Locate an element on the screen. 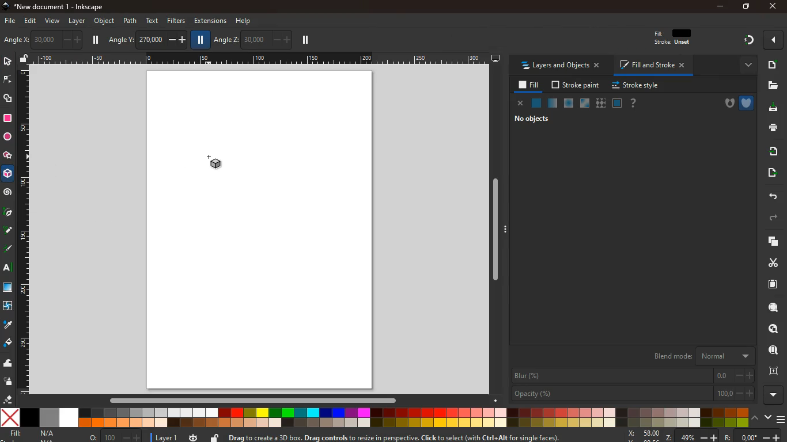 This screenshot has height=442, width=787. gradient is located at coordinates (750, 40).